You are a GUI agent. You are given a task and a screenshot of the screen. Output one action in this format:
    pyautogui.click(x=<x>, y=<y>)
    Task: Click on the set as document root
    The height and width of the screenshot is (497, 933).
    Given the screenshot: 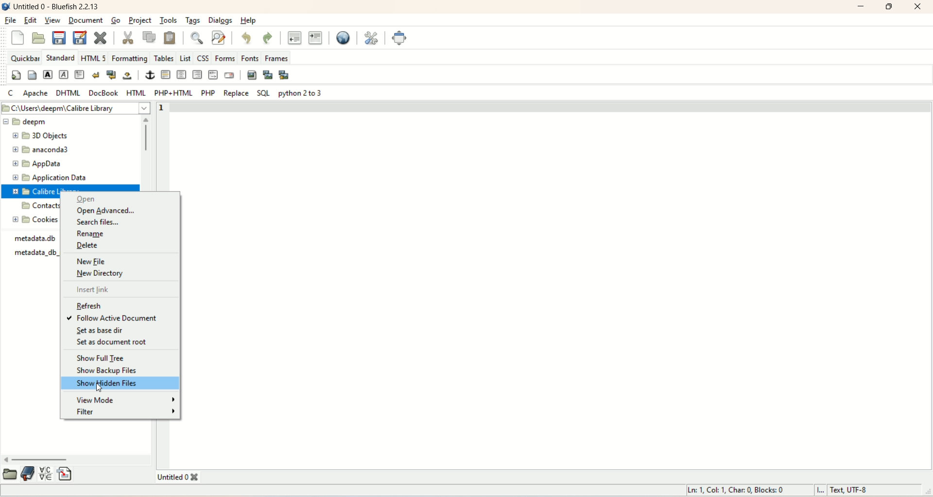 What is the action you would take?
    pyautogui.click(x=112, y=345)
    